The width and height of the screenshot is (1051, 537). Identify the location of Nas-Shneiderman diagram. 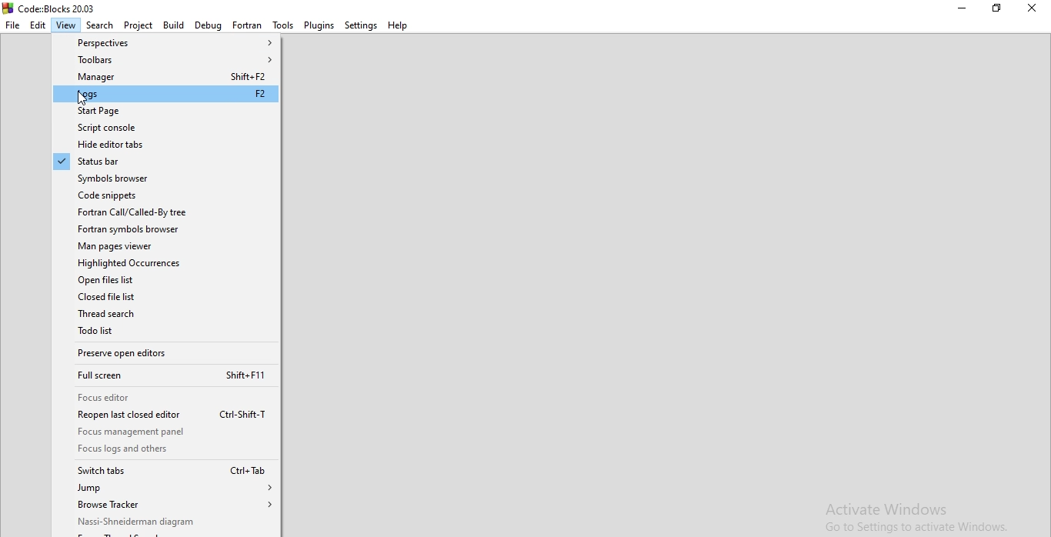
(168, 522).